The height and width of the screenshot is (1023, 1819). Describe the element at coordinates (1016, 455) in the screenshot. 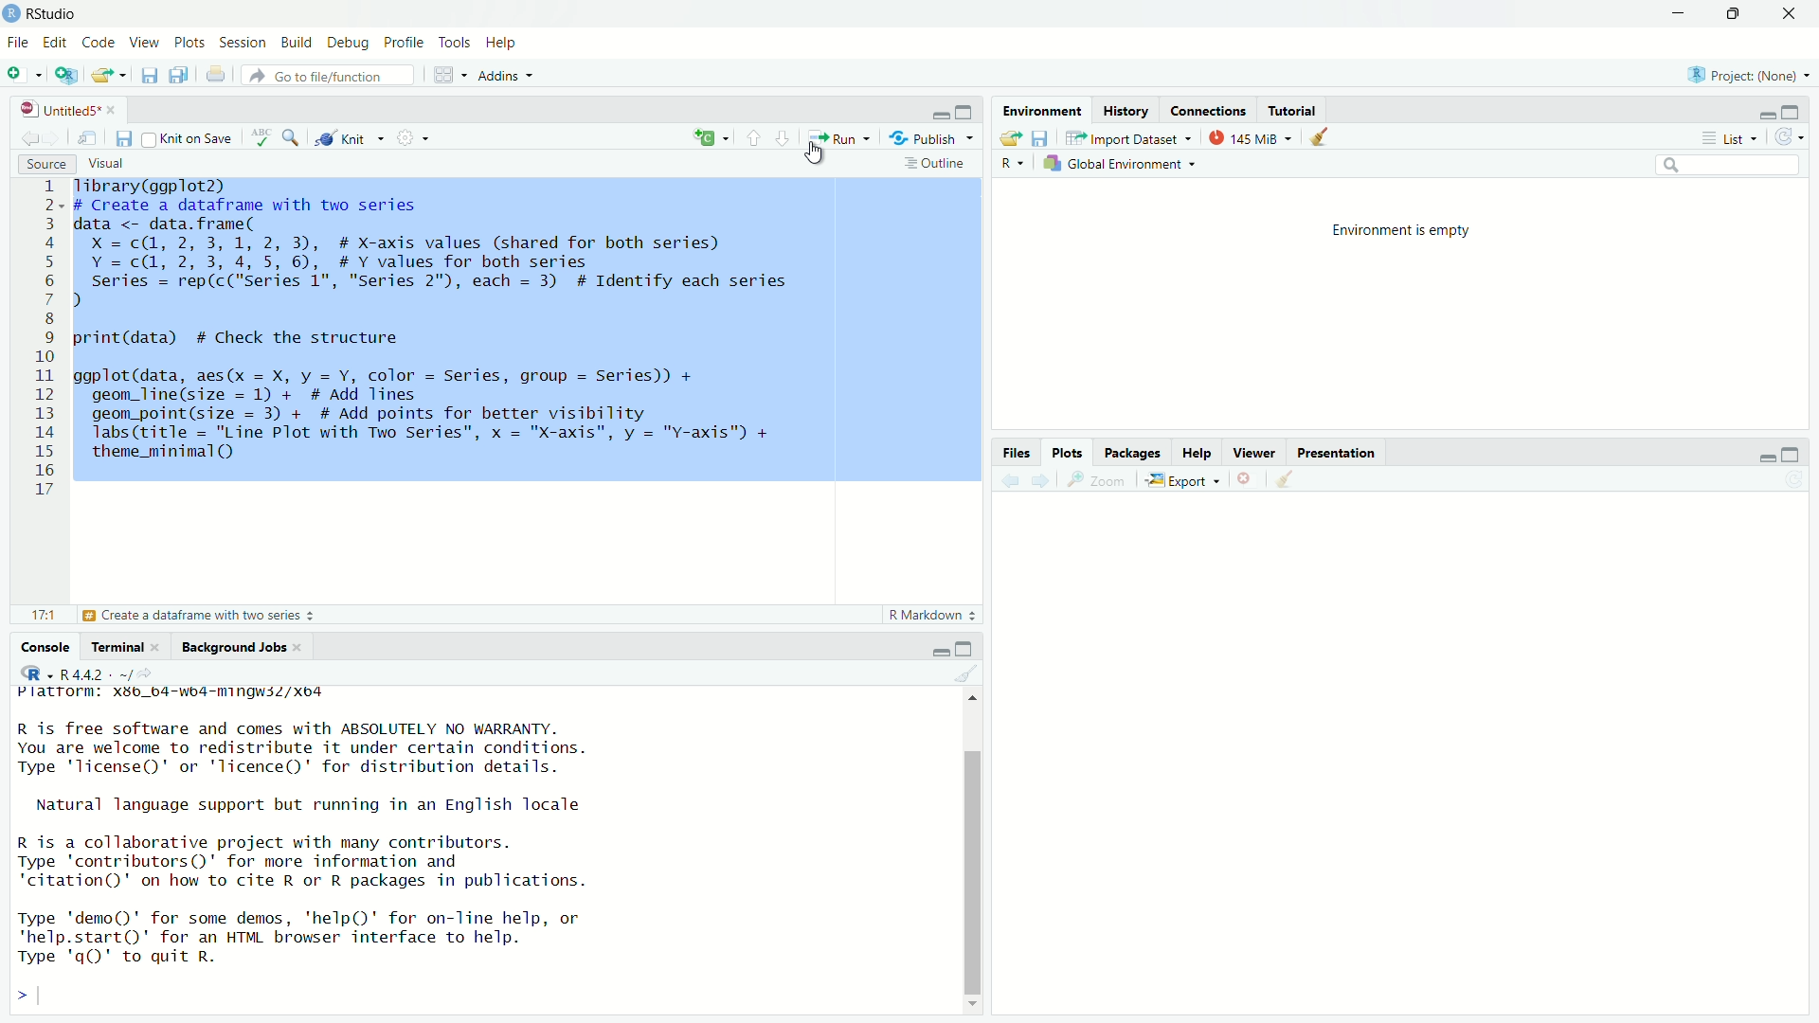

I see `Files` at that location.